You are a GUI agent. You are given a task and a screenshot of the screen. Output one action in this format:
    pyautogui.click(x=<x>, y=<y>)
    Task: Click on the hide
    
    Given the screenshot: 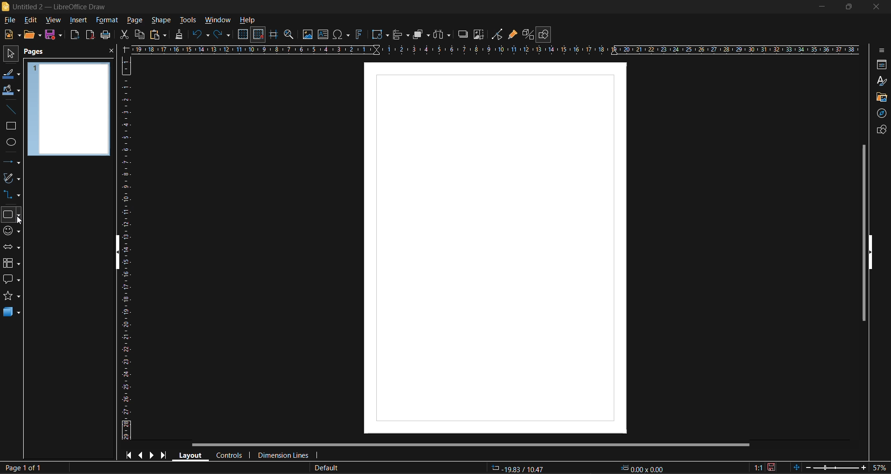 What is the action you would take?
    pyautogui.click(x=119, y=255)
    